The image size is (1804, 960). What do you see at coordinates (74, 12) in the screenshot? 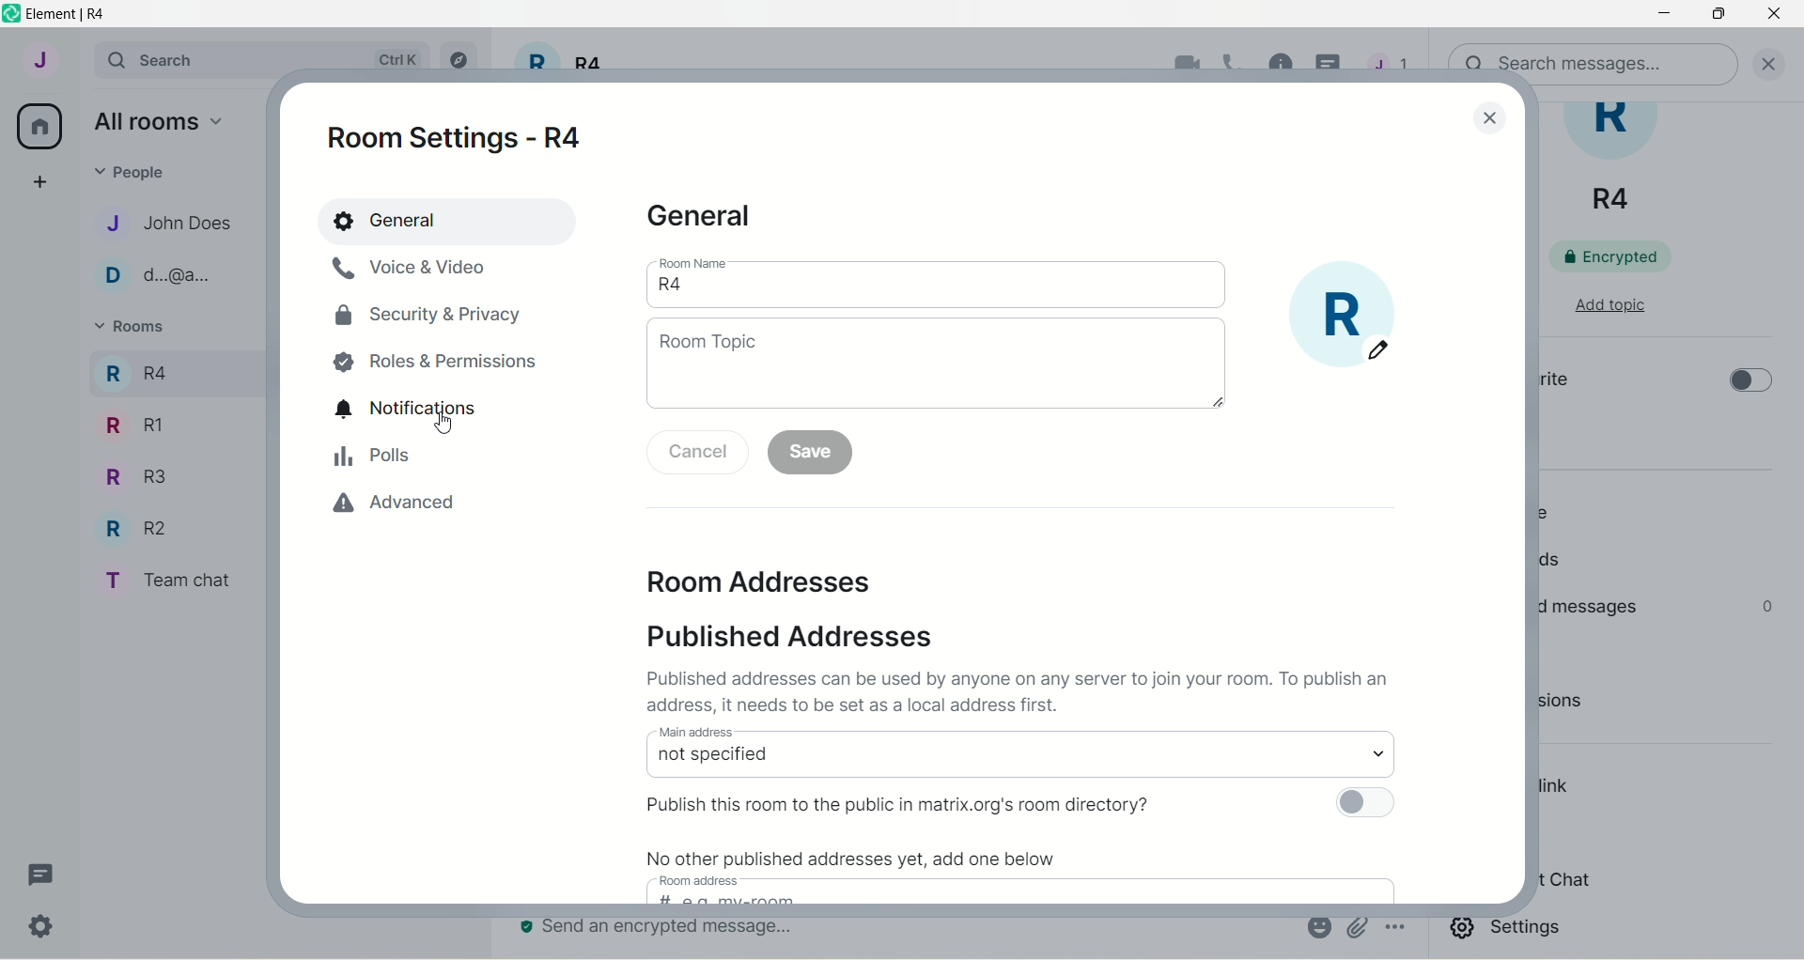
I see `element` at bounding box center [74, 12].